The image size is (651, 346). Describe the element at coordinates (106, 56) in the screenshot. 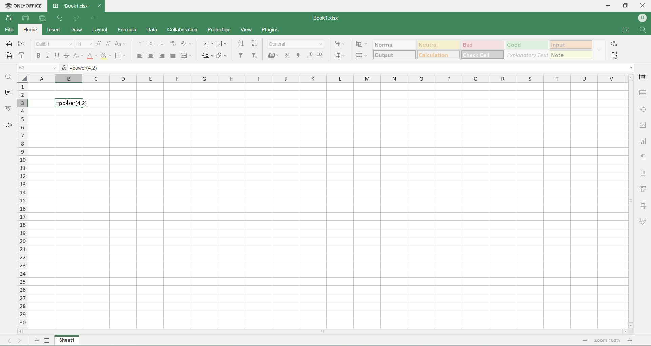

I see `fill color` at that location.